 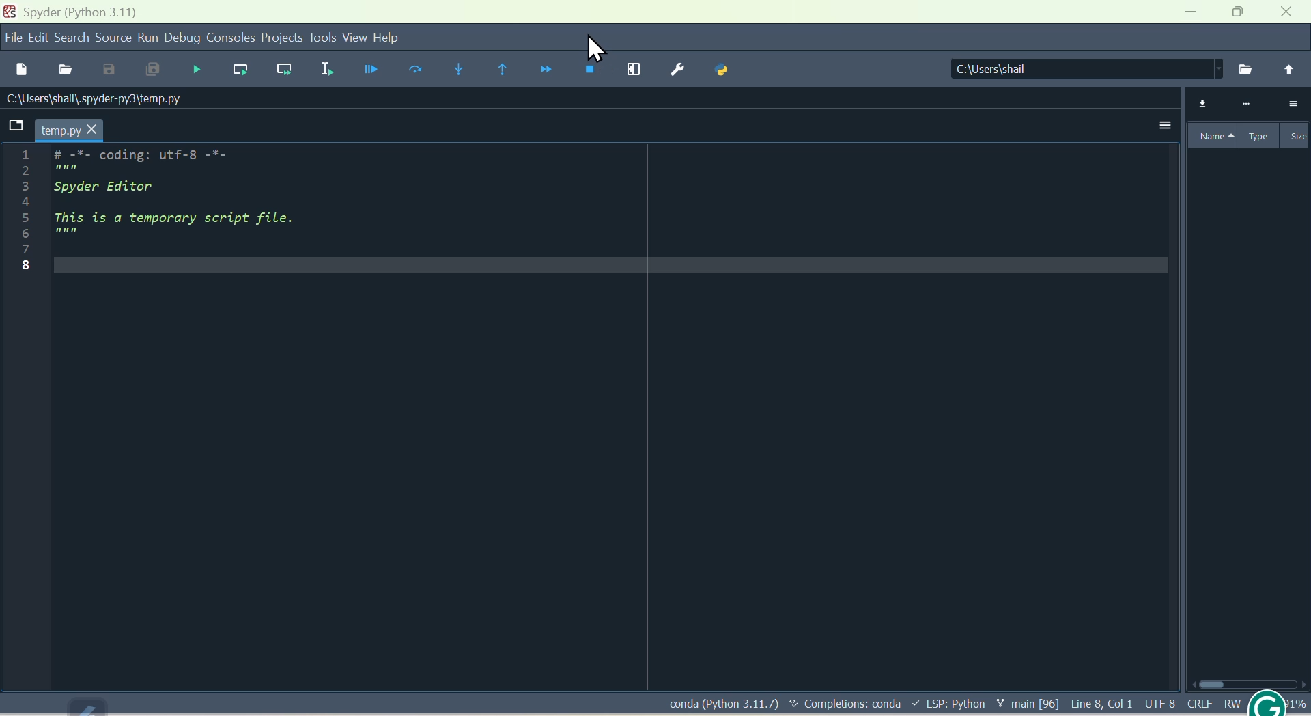 I want to click on Locations of the file - C:\Users\shail, so click(x=1081, y=70).